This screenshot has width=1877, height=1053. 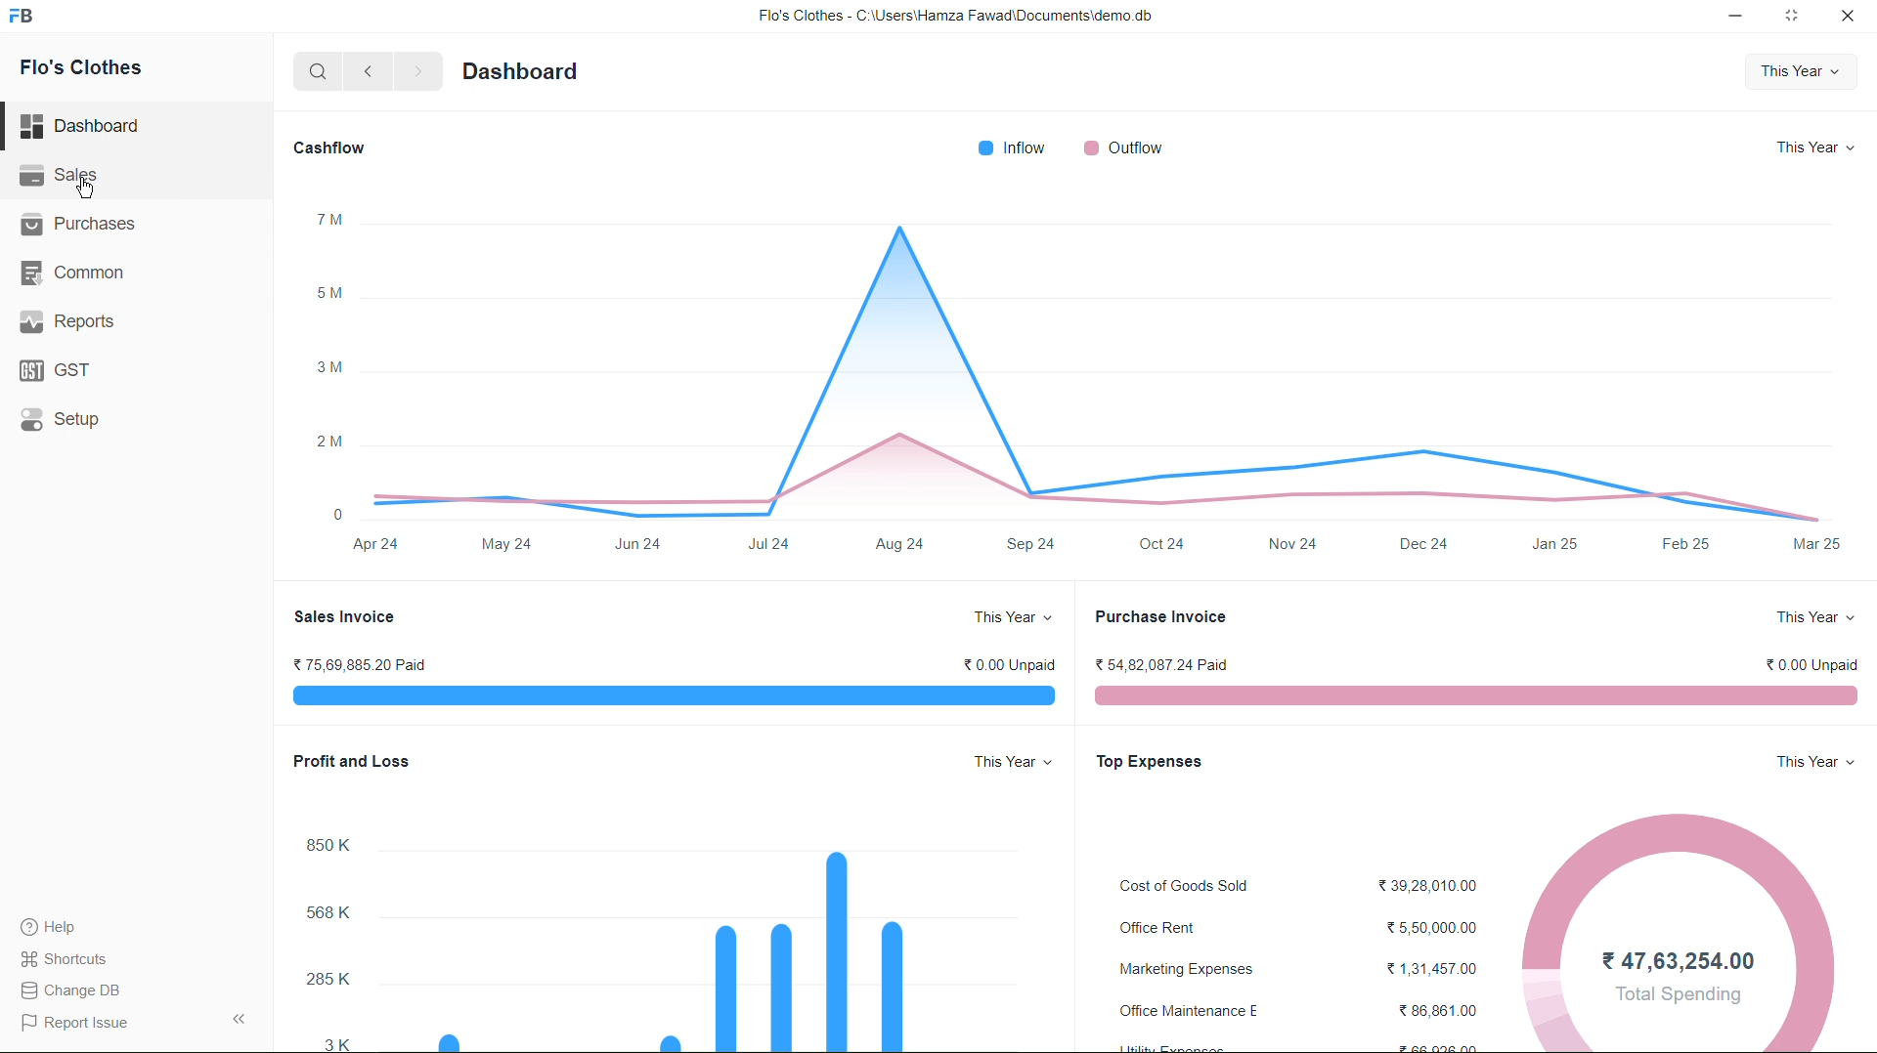 What do you see at coordinates (1163, 616) in the screenshot?
I see `Purchase Invoice` at bounding box center [1163, 616].